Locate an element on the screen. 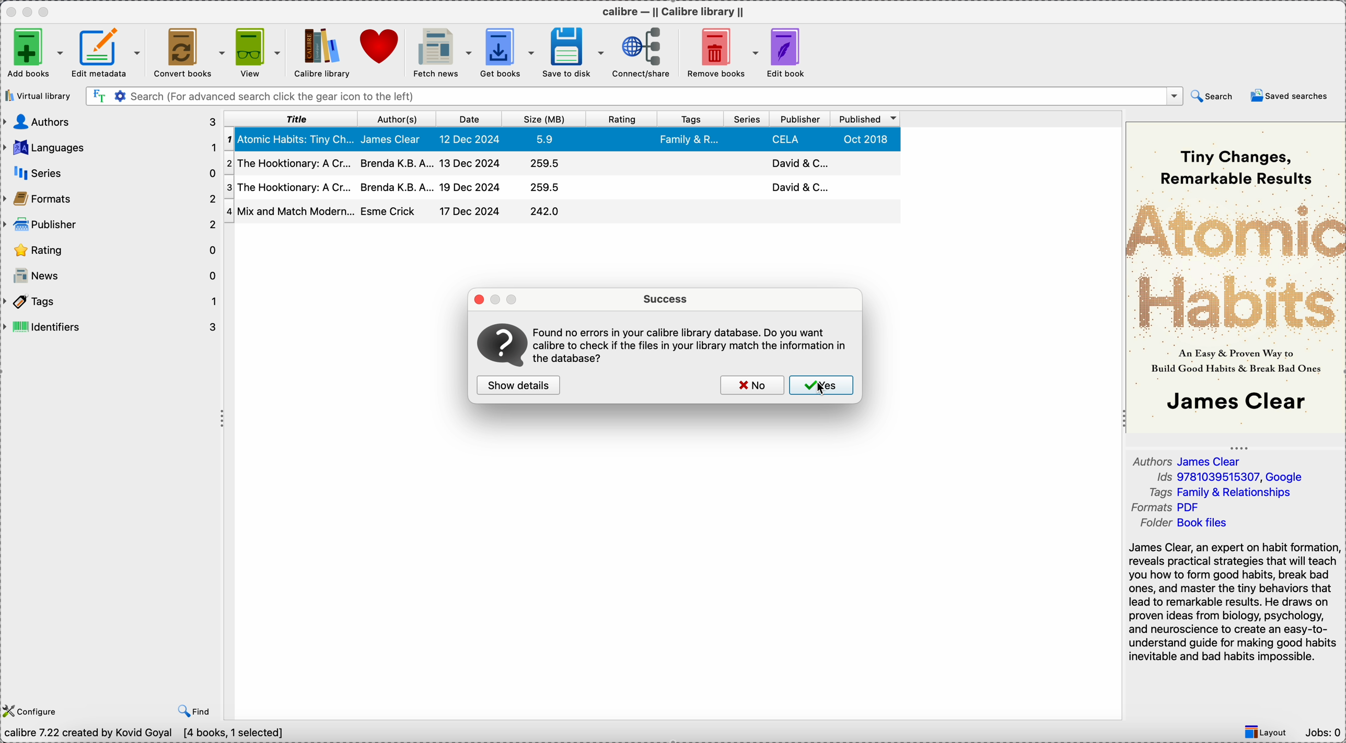 The height and width of the screenshot is (743, 1346). tags is located at coordinates (111, 301).